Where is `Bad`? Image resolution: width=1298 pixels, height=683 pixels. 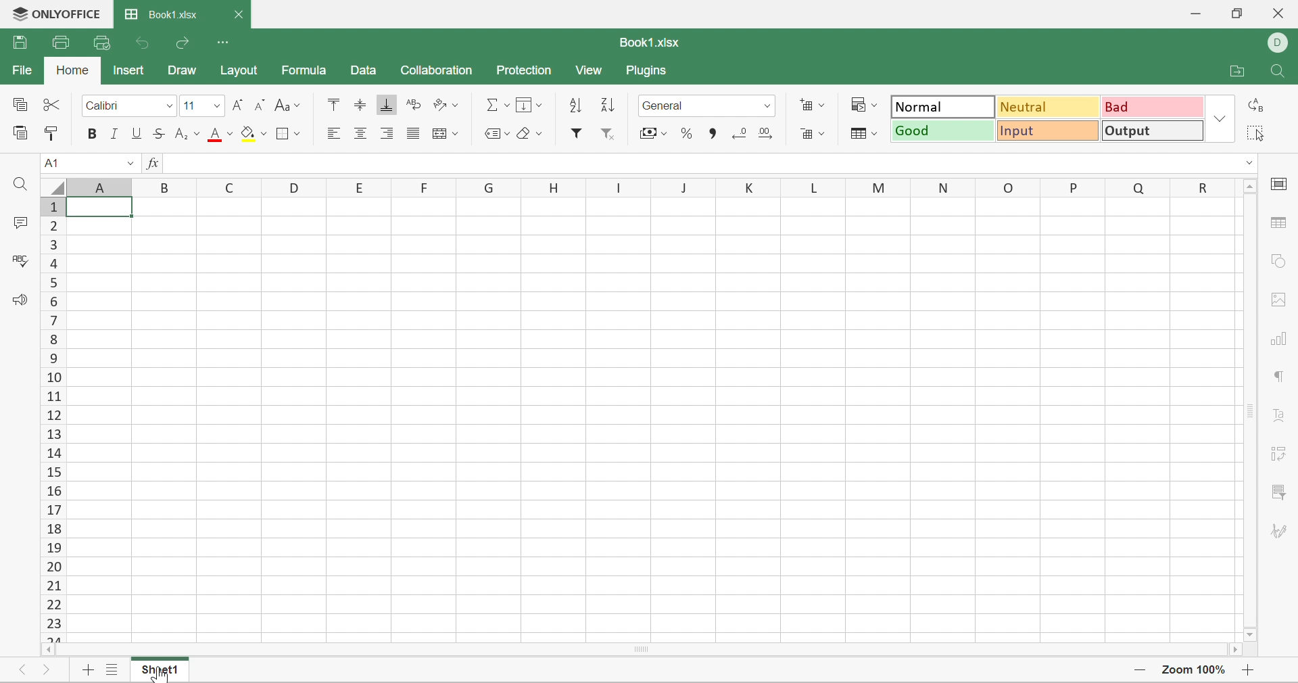
Bad is located at coordinates (1153, 106).